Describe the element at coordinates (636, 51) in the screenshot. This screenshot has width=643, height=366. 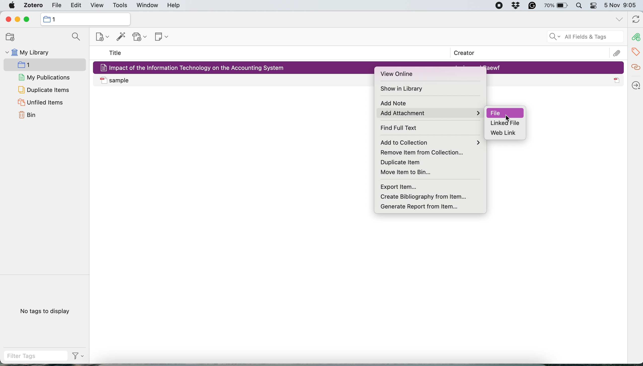
I see `tags` at that location.